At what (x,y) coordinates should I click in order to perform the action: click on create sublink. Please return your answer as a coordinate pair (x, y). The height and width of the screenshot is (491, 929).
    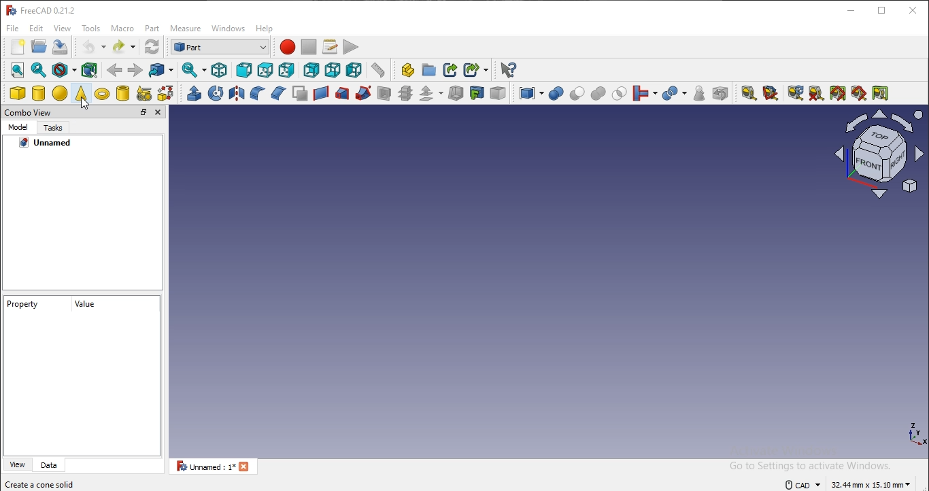
    Looking at the image, I should click on (471, 69).